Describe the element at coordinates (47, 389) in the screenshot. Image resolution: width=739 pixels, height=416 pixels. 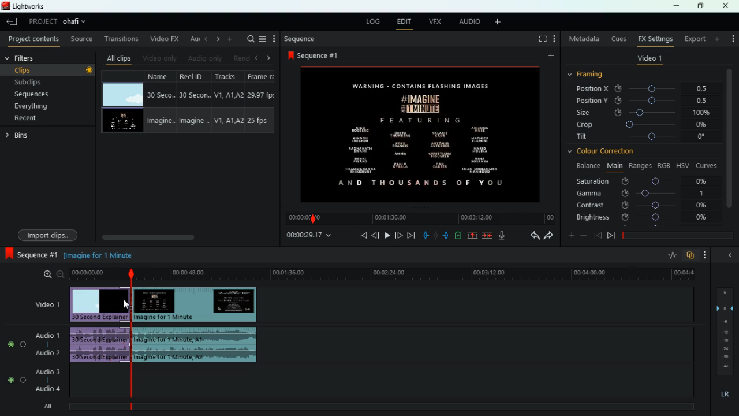
I see `audio 4` at that location.